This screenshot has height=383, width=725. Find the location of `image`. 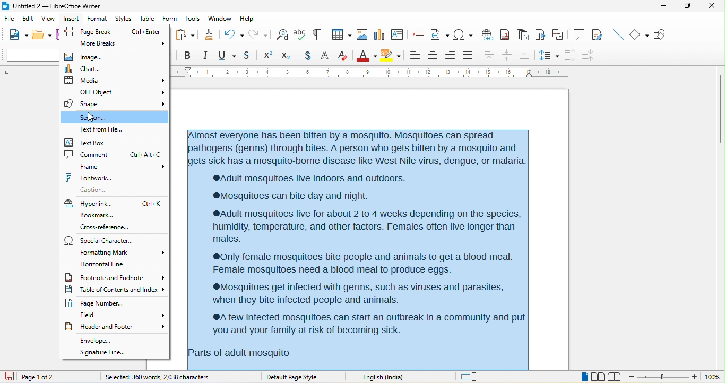

image is located at coordinates (113, 56).